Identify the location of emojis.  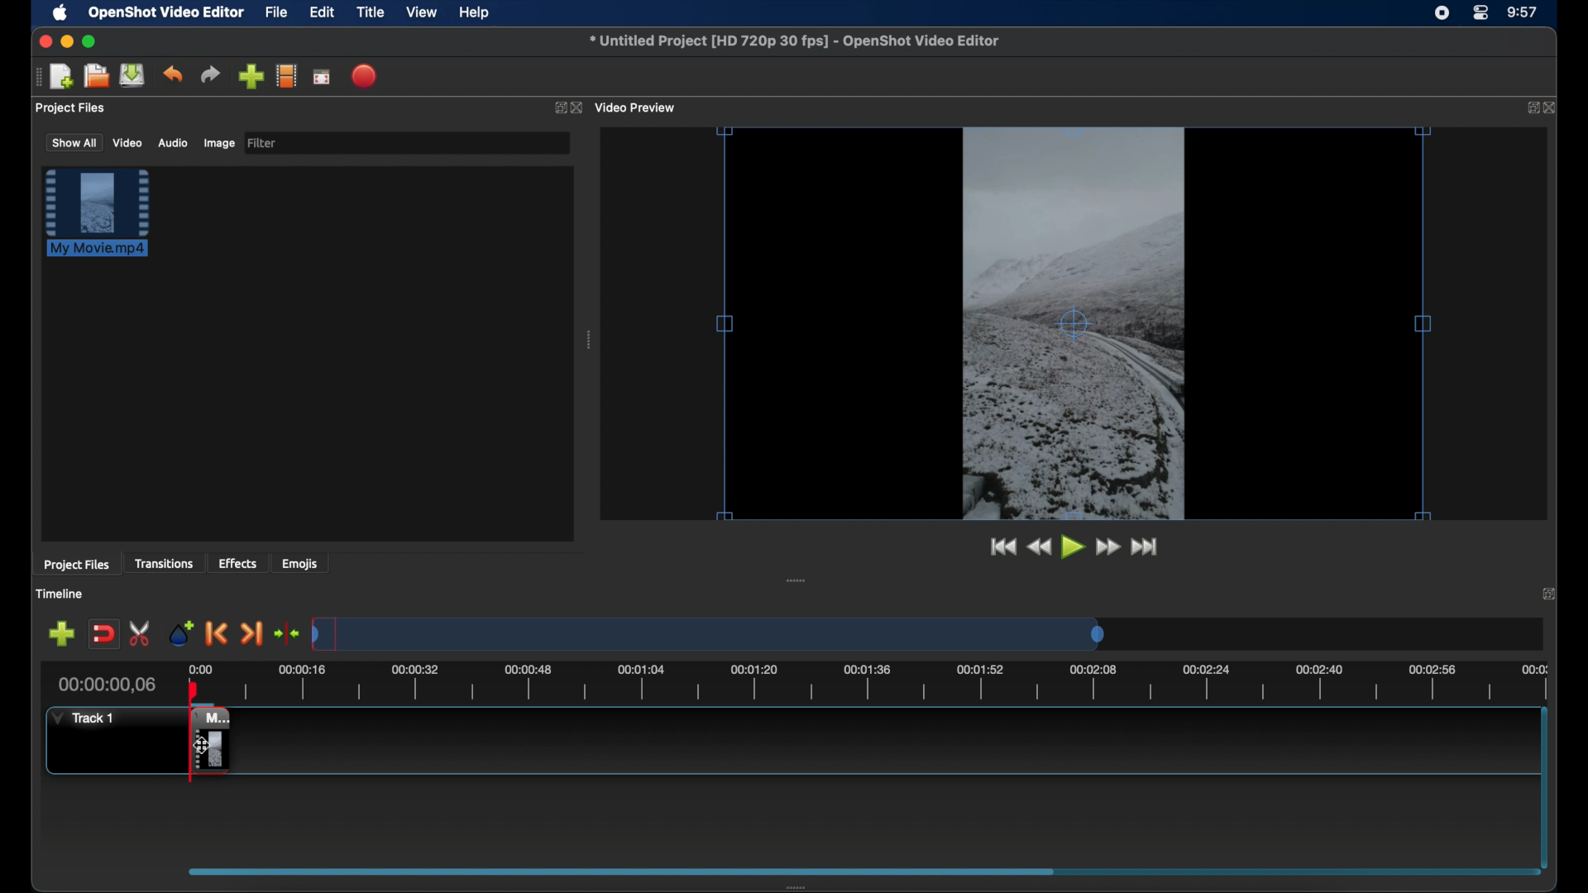
(300, 563).